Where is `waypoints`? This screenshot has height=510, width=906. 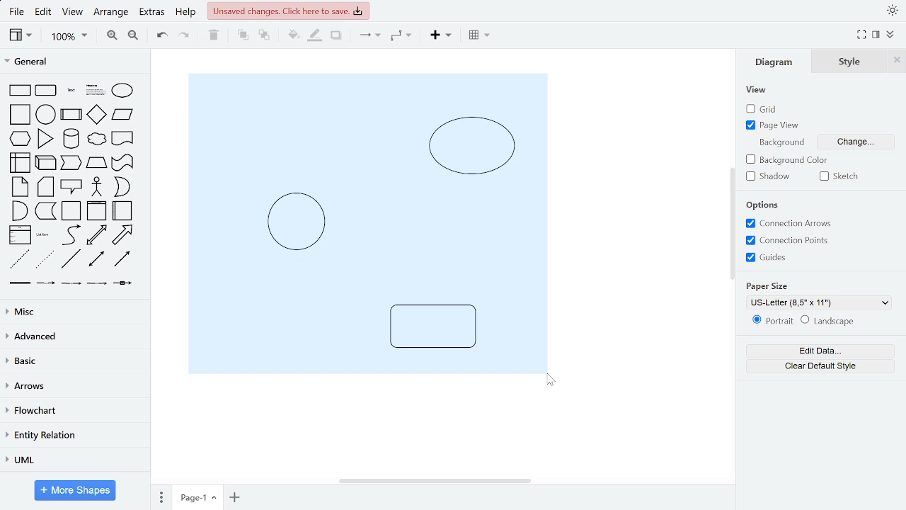
waypoints is located at coordinates (401, 37).